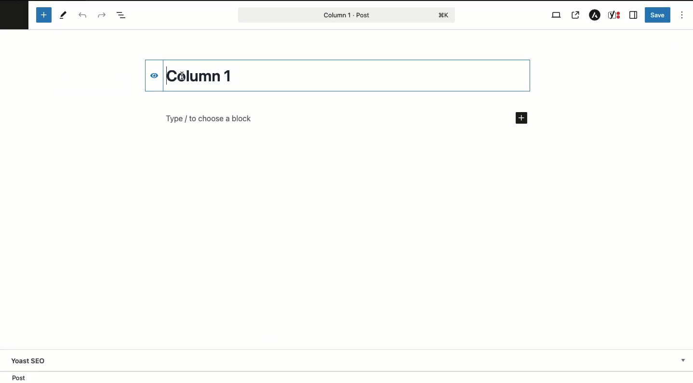  Describe the element at coordinates (182, 76) in the screenshot. I see `Cursor` at that location.